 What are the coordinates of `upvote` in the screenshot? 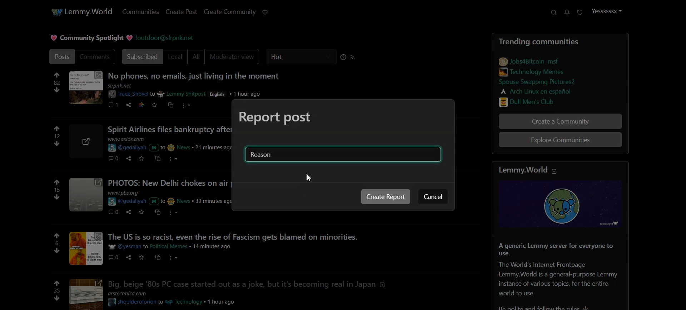 It's located at (58, 236).